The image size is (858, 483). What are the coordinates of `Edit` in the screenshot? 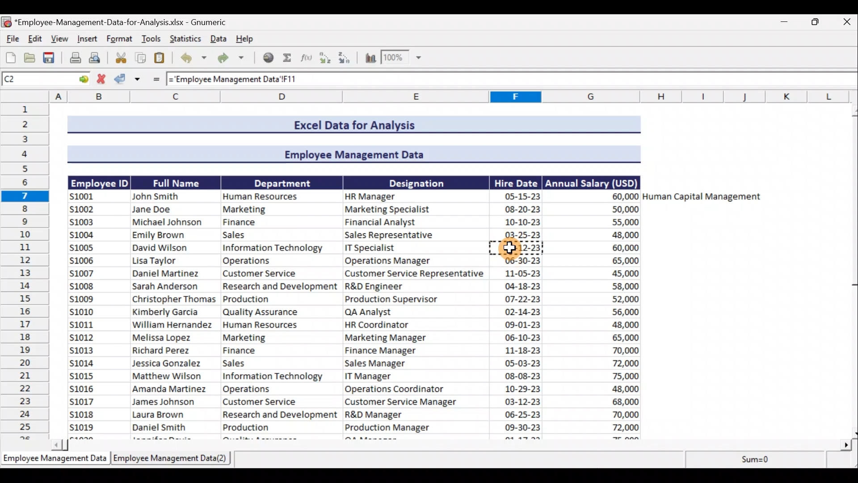 It's located at (34, 38).